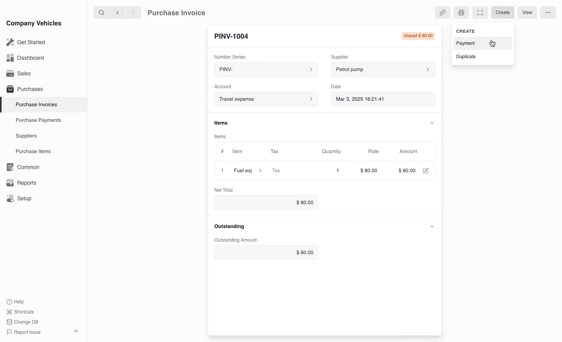 This screenshot has height=342, width=562. What do you see at coordinates (481, 30) in the screenshot?
I see `CREATE` at bounding box center [481, 30].